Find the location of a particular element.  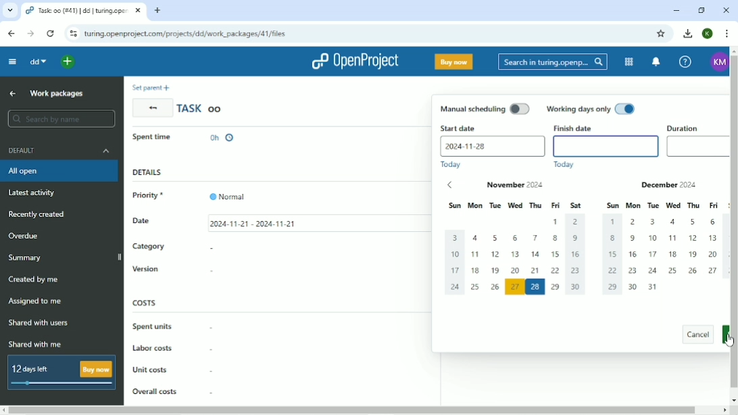

Search tab is located at coordinates (9, 10).